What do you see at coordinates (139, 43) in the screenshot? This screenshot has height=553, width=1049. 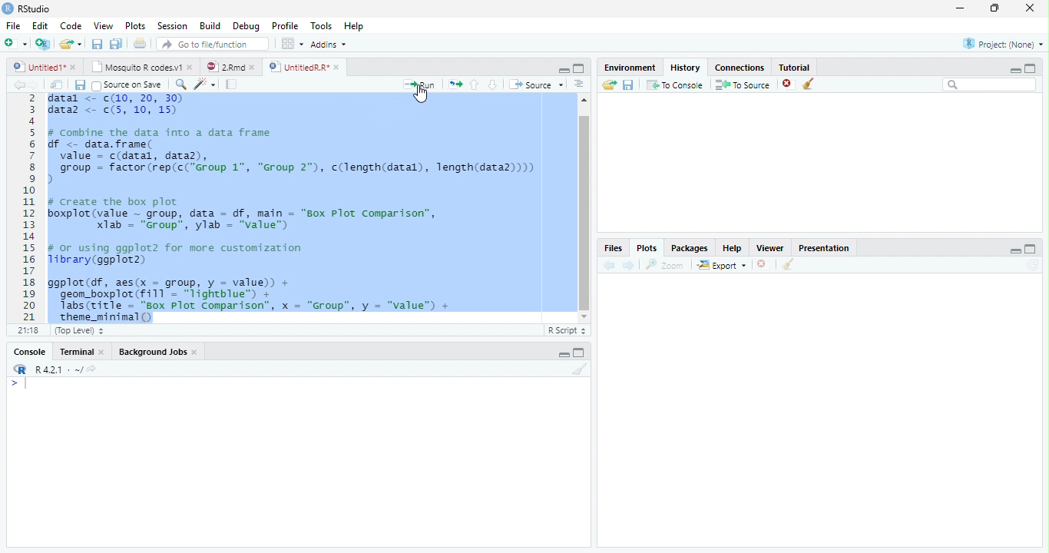 I see `Print the current file` at bounding box center [139, 43].